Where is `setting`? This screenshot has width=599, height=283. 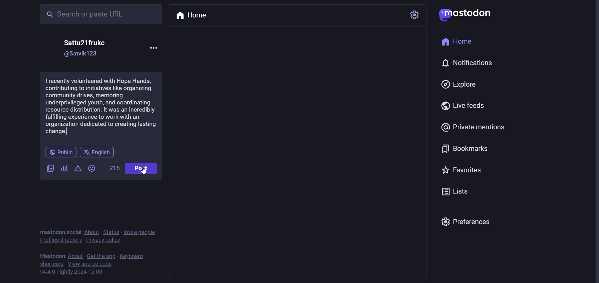 setting is located at coordinates (413, 15).